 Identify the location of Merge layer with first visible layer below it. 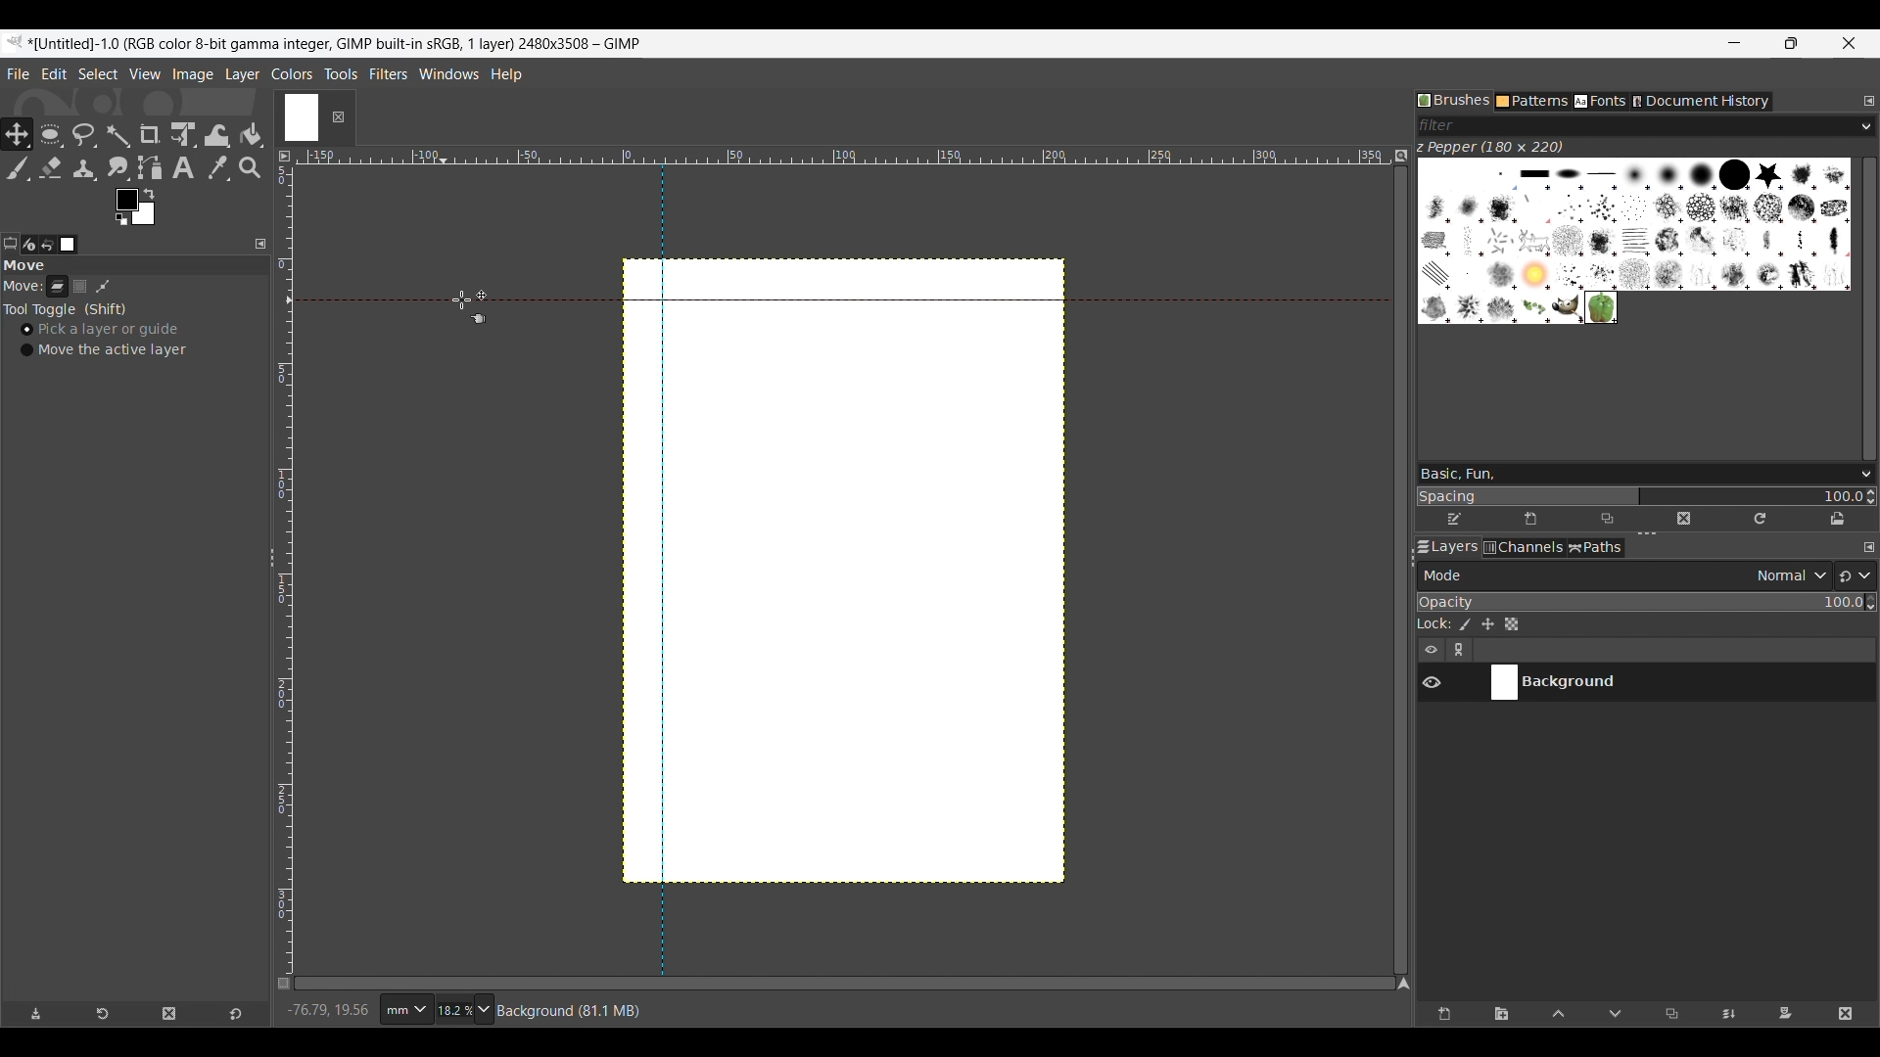
(1727, 1015).